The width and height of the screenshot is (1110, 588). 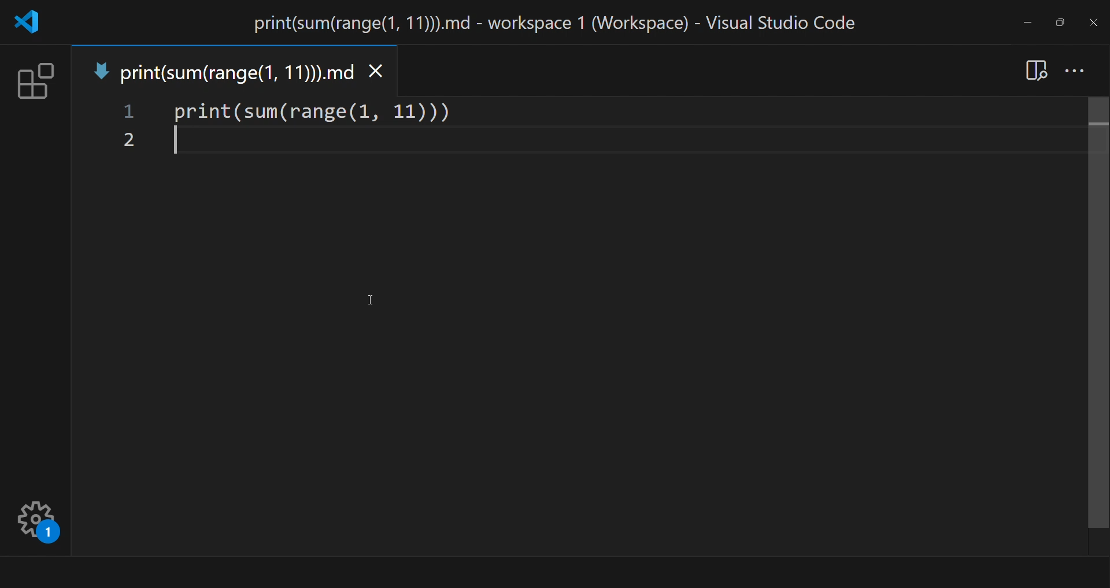 What do you see at coordinates (1026, 26) in the screenshot?
I see `minimize` at bounding box center [1026, 26].